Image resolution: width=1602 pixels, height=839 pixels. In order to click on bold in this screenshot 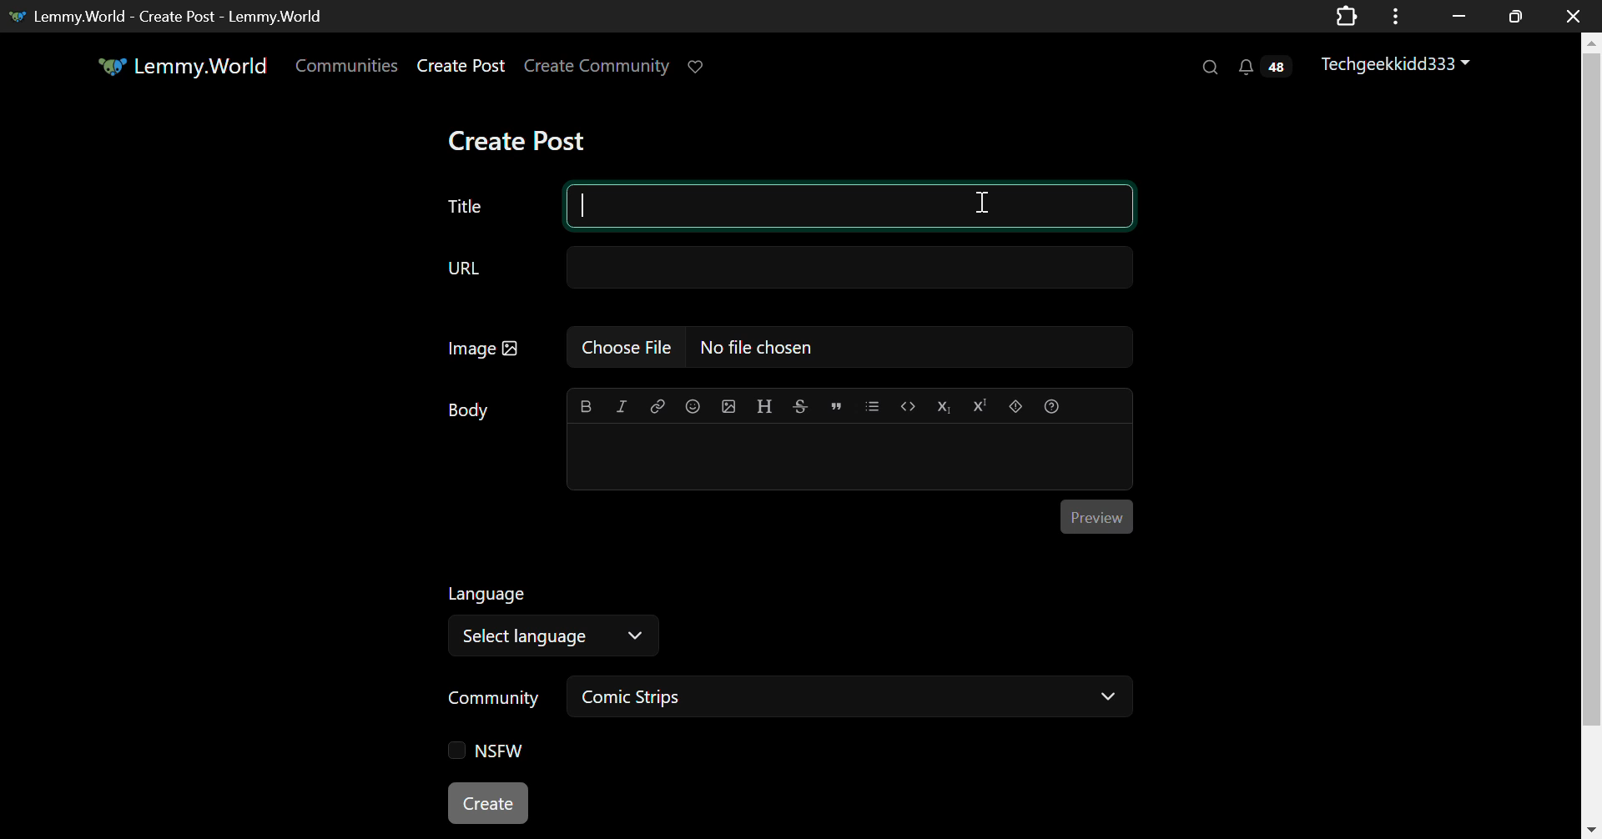, I will do `click(582, 406)`.